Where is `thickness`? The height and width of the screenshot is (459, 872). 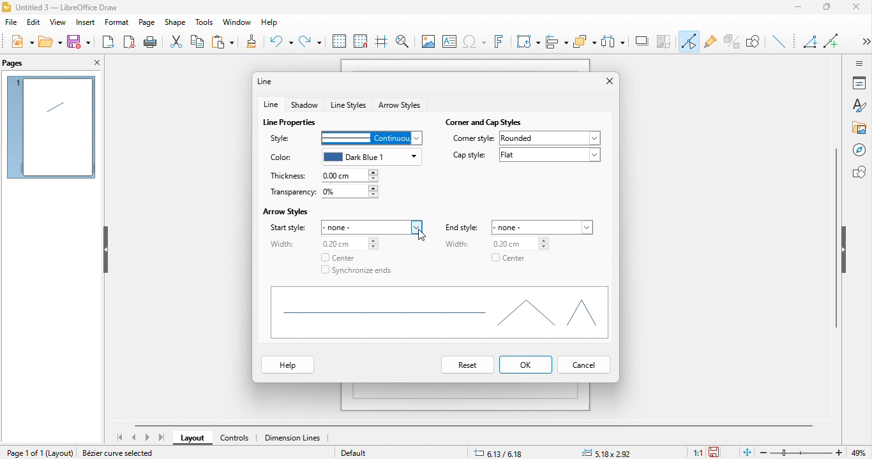
thickness is located at coordinates (291, 175).